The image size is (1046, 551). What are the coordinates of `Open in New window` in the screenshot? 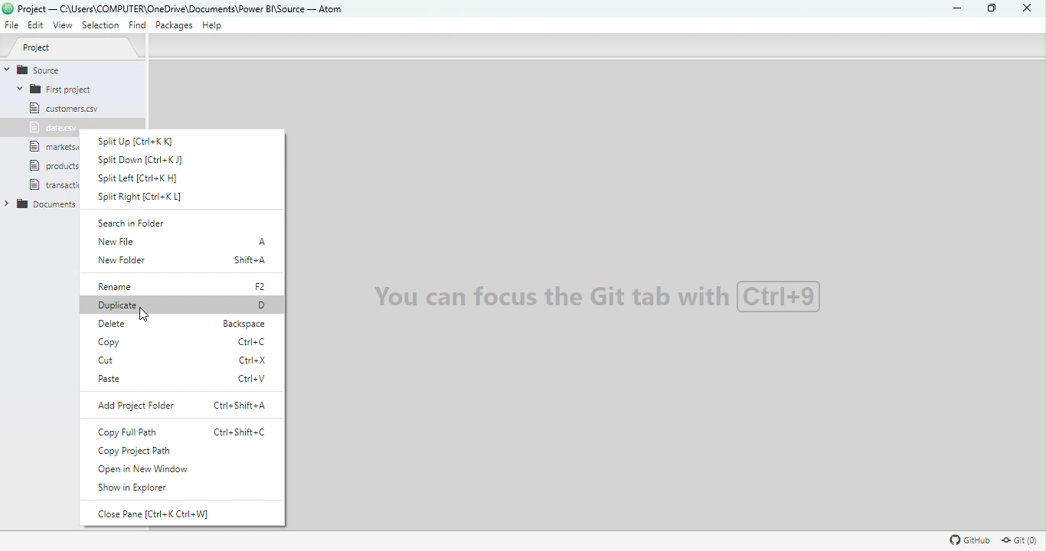 It's located at (146, 470).